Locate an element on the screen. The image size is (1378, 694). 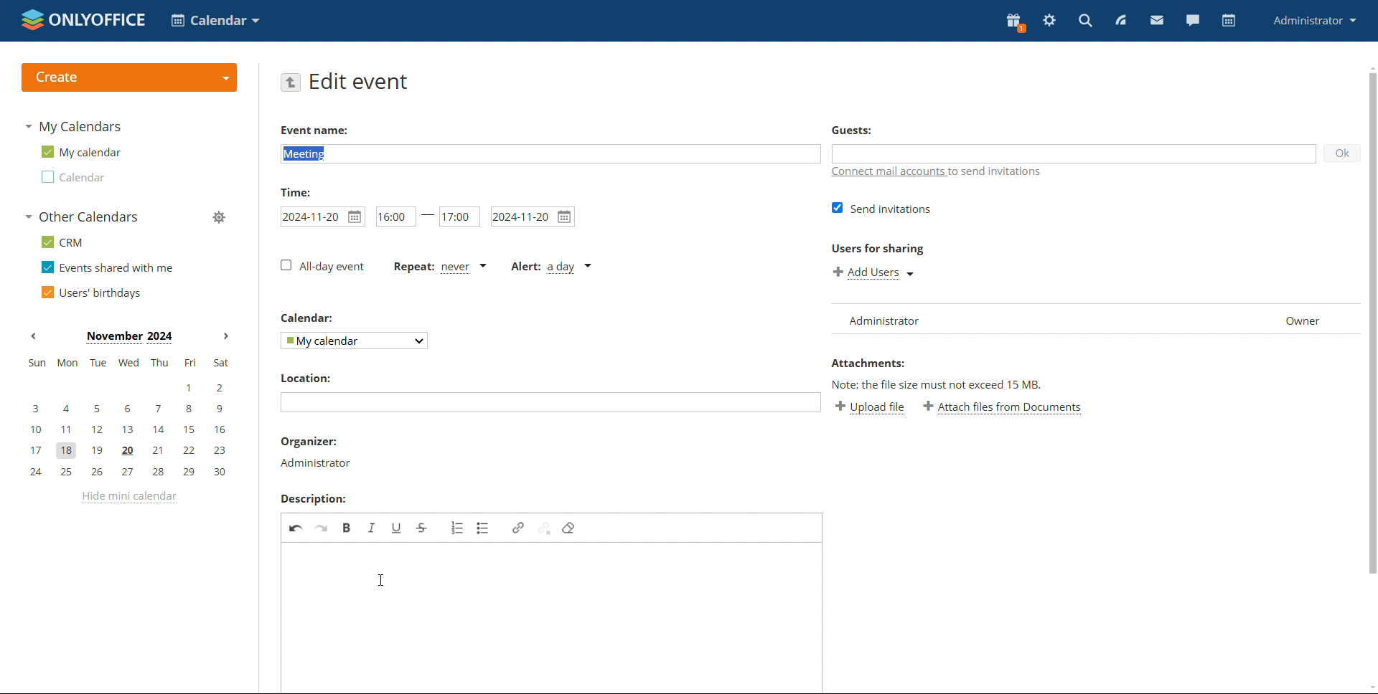
alert type is located at coordinates (552, 267).